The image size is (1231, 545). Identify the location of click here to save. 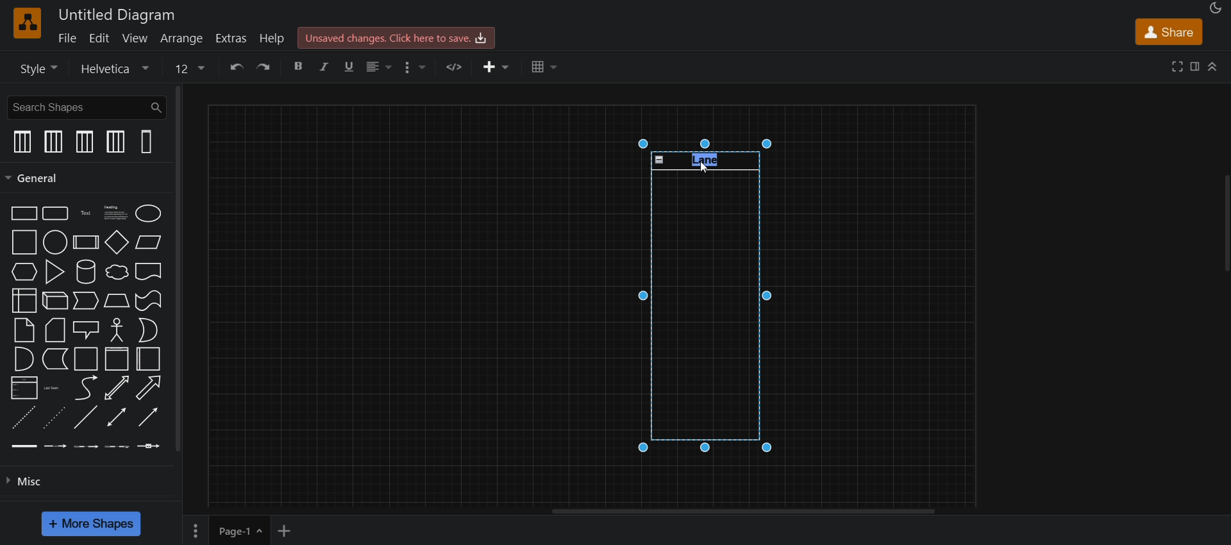
(396, 37).